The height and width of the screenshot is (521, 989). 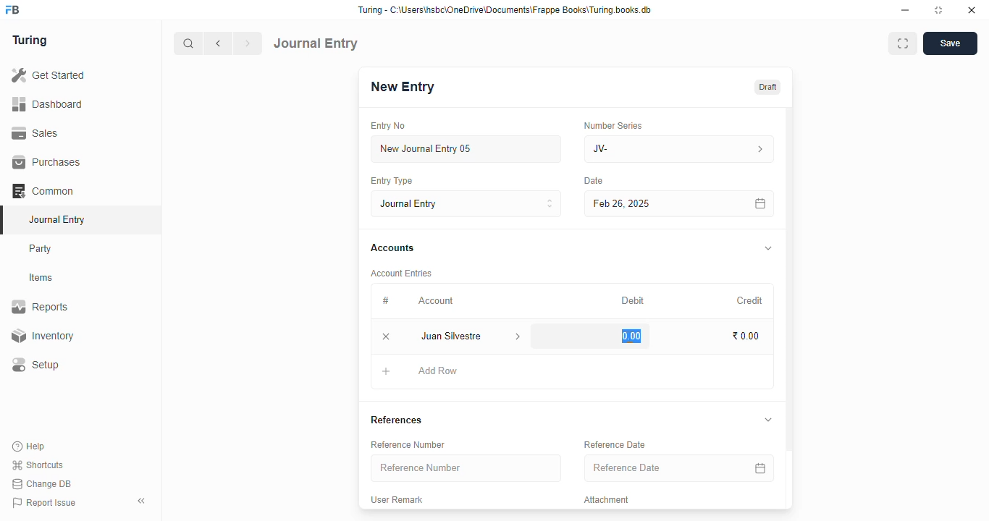 I want to click on journal entry, so click(x=56, y=219).